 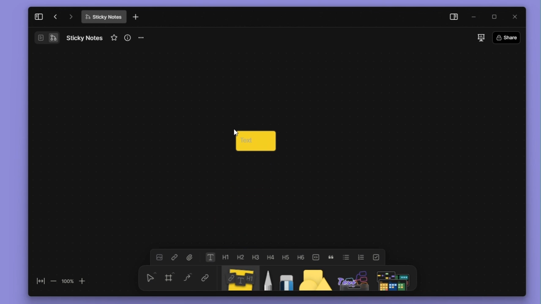 I want to click on Flowchart, so click(x=55, y=38).